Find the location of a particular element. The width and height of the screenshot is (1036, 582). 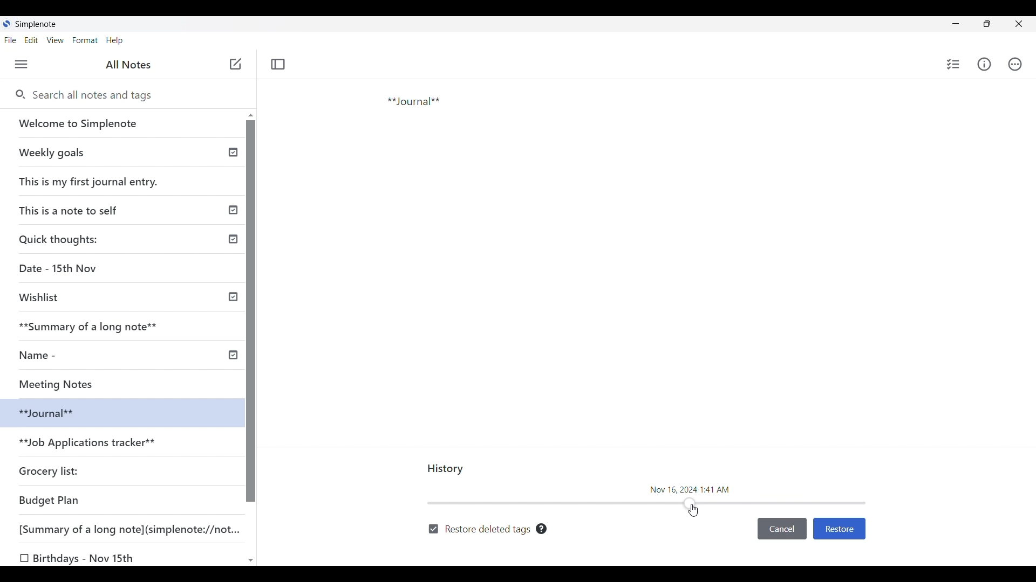

Toggle to restore deleted tags is located at coordinates (479, 530).